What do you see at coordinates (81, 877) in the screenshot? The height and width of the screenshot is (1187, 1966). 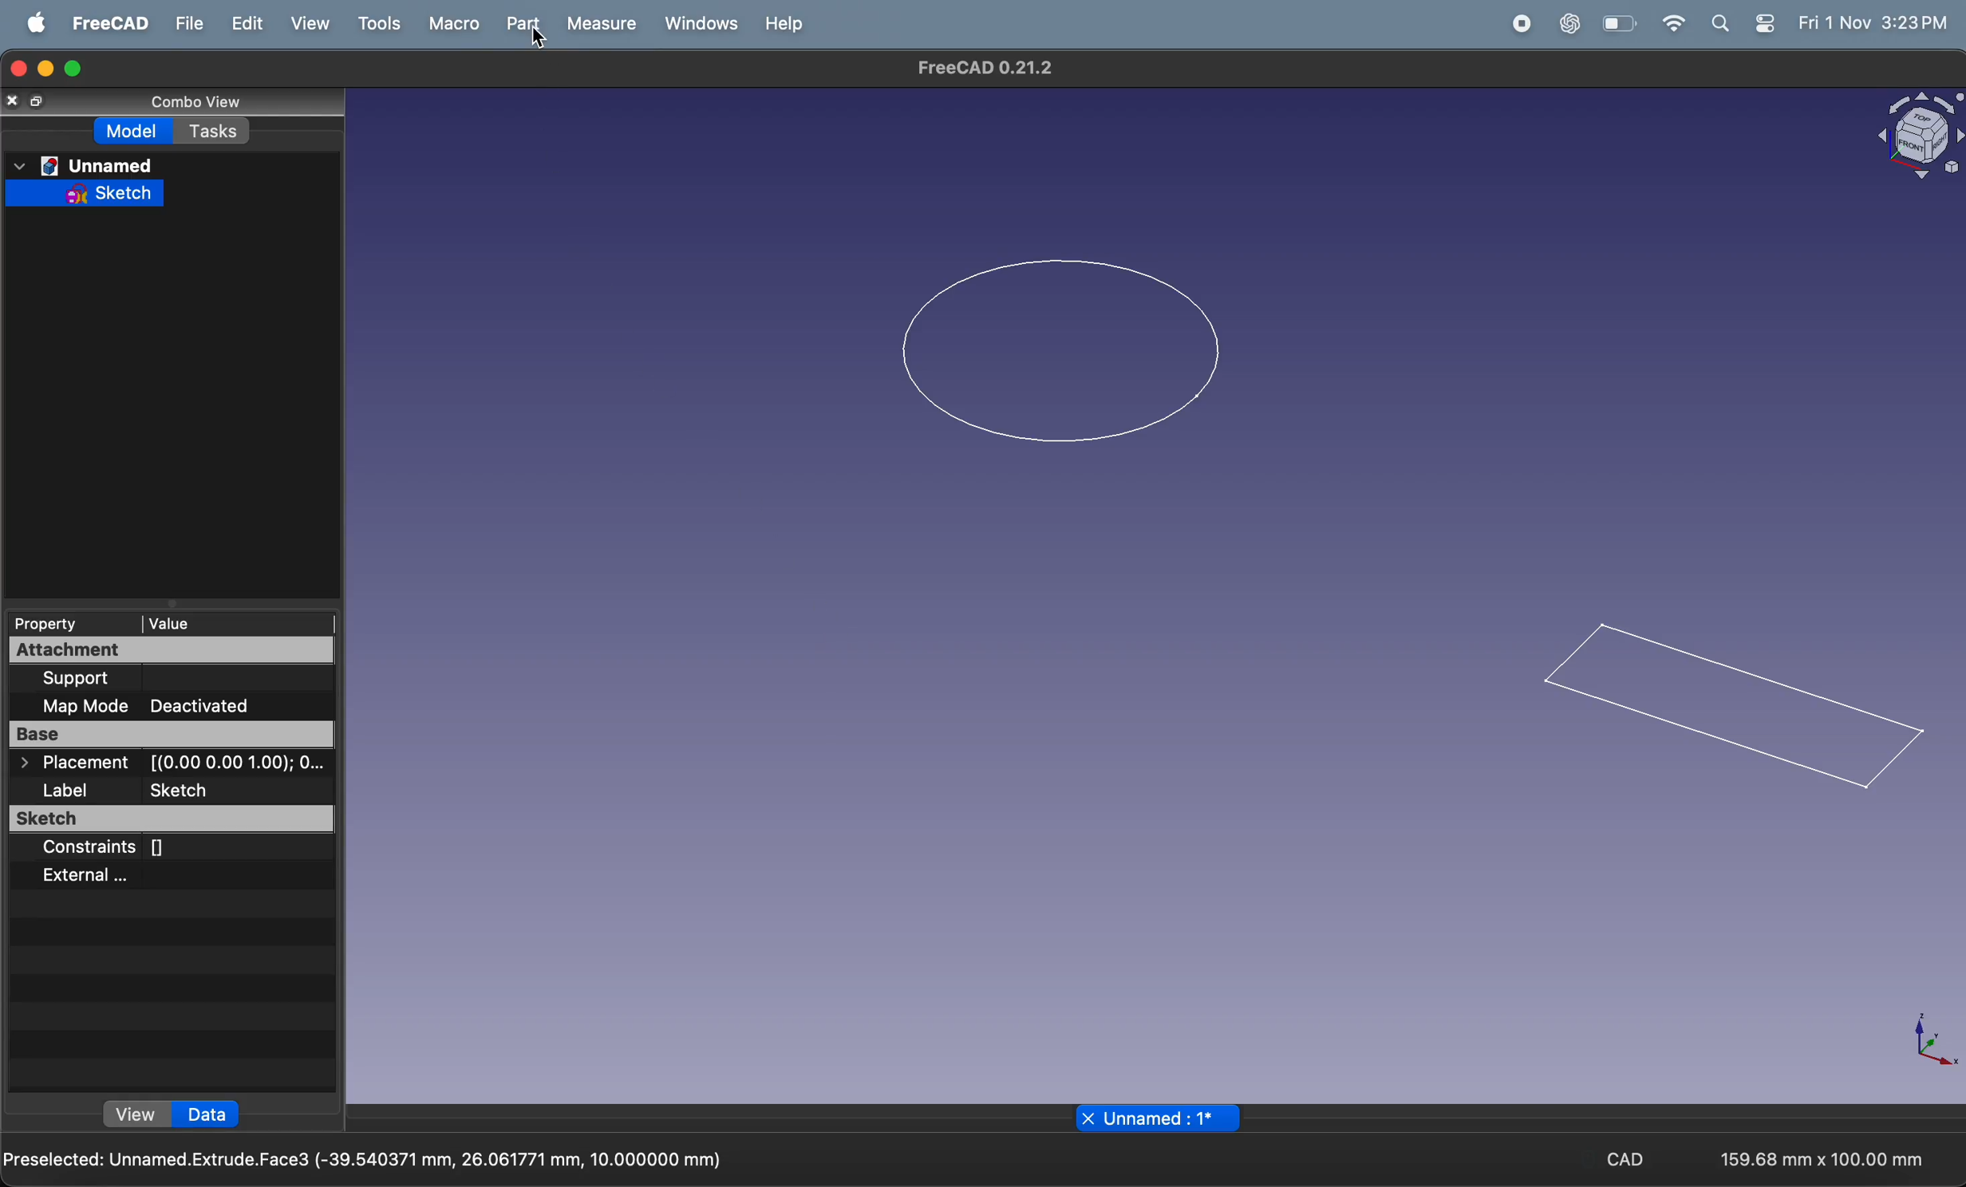 I see `External ...` at bounding box center [81, 877].